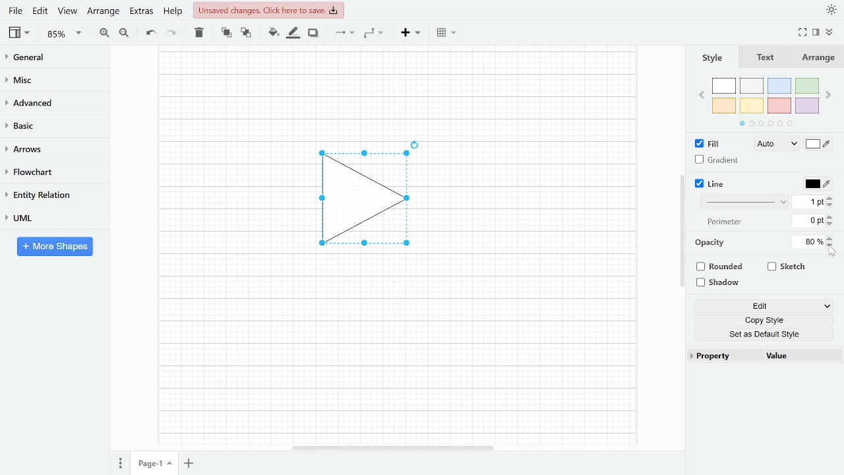 Image resolution: width=844 pixels, height=475 pixels. Describe the element at coordinates (834, 34) in the screenshot. I see `Collapse` at that location.